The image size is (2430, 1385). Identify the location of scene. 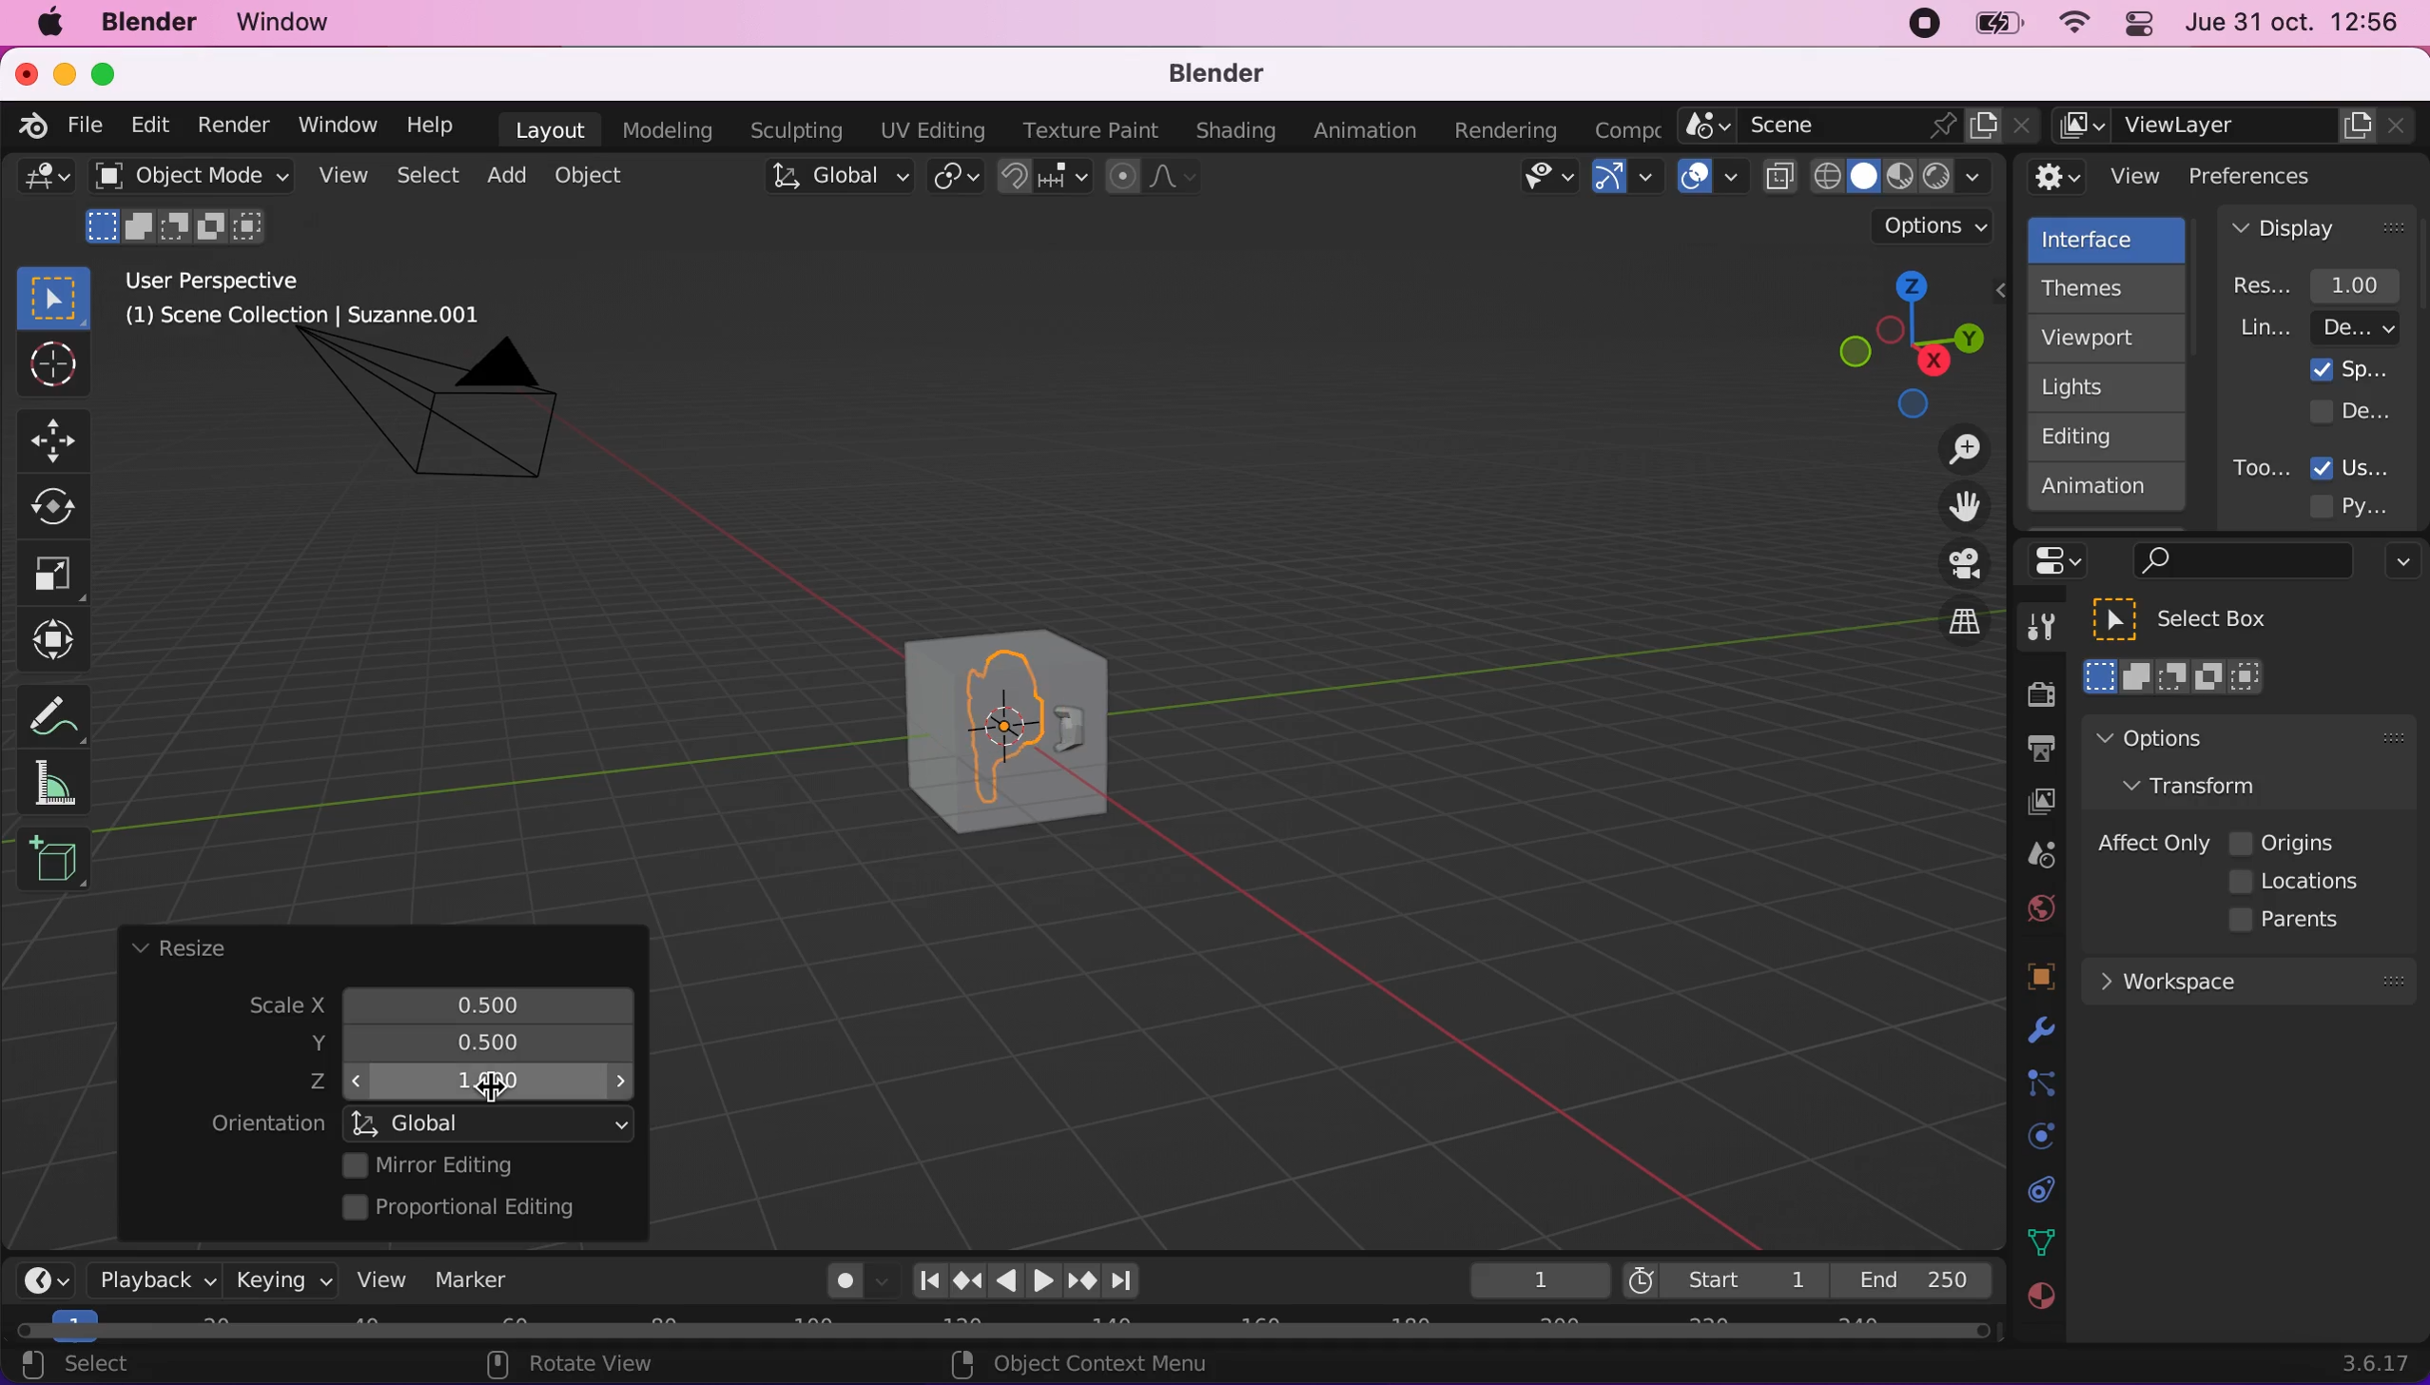
(2032, 856).